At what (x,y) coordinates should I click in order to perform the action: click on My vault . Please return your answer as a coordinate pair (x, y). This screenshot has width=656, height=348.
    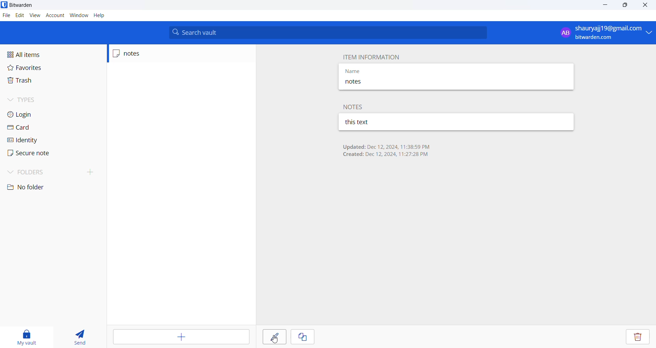
    Looking at the image, I should click on (25, 336).